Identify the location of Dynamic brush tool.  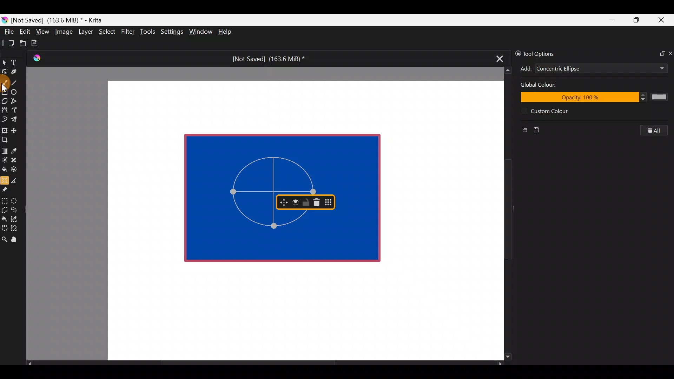
(5, 119).